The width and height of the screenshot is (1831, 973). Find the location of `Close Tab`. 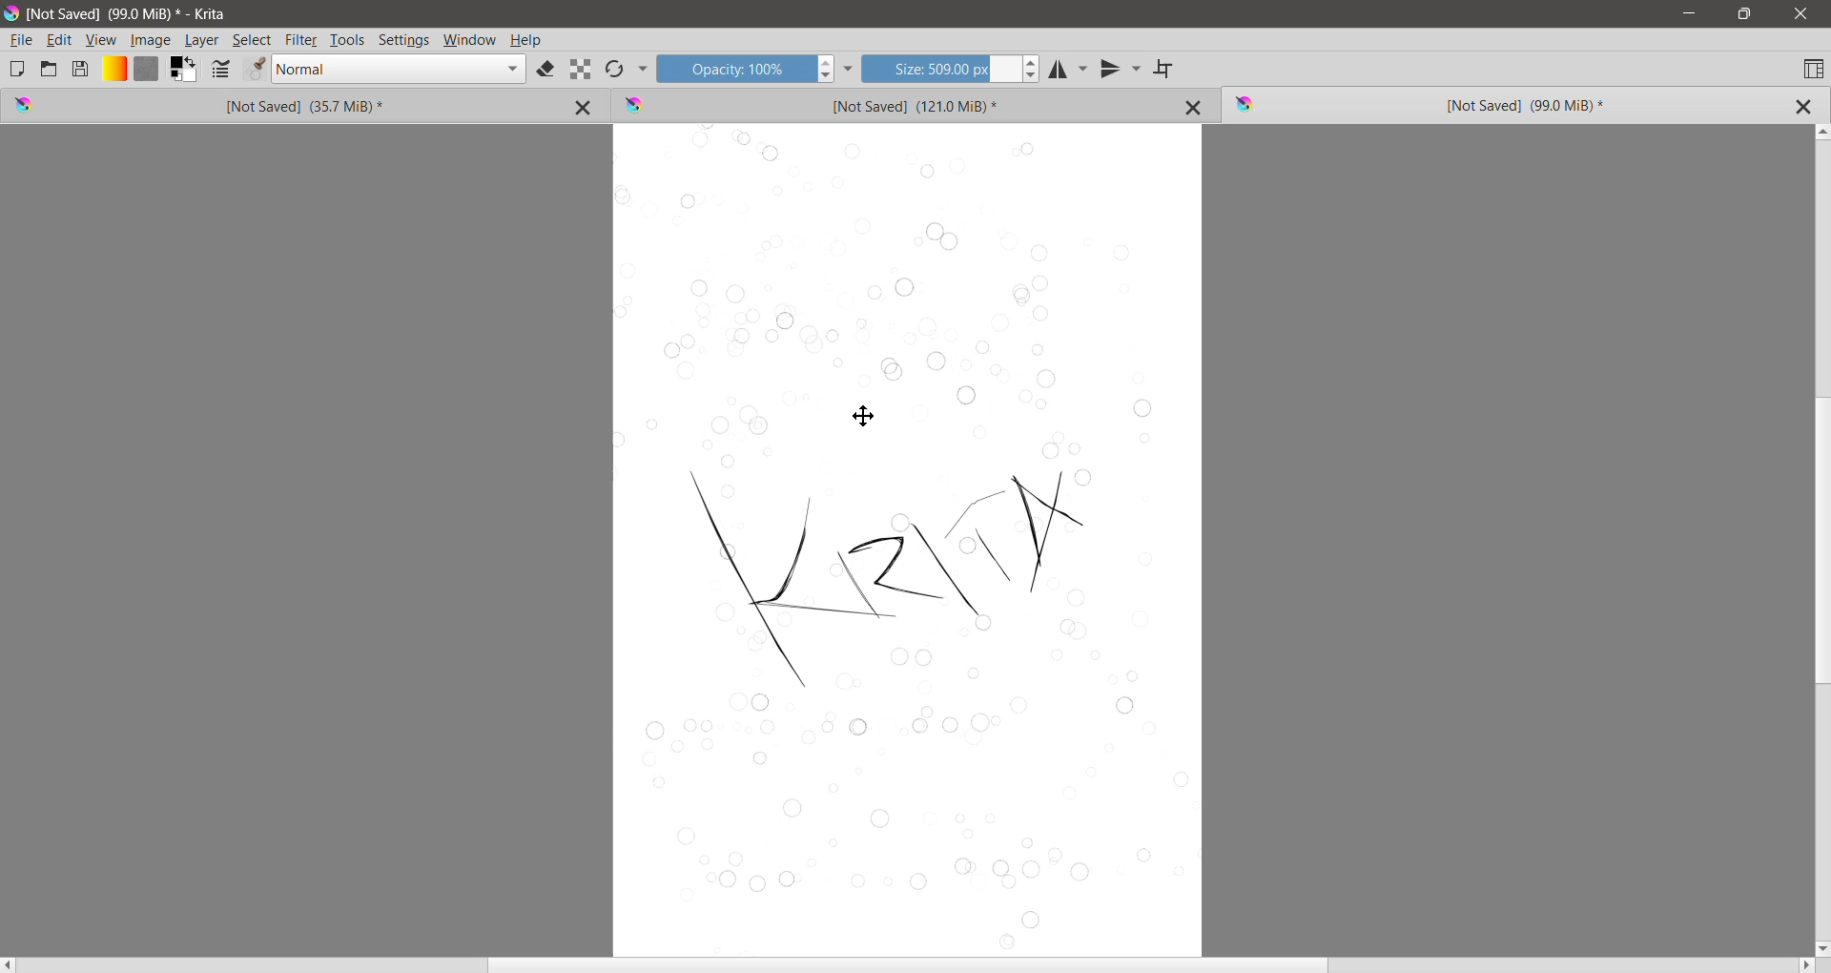

Close Tab is located at coordinates (1801, 107).